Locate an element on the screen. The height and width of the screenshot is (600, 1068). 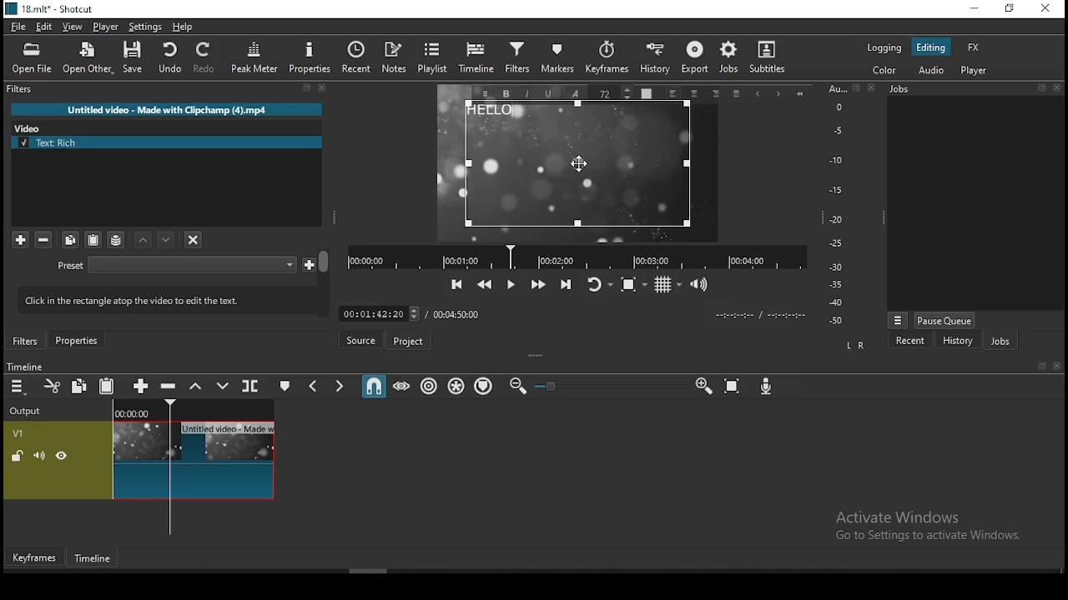
total time is located at coordinates (459, 313).